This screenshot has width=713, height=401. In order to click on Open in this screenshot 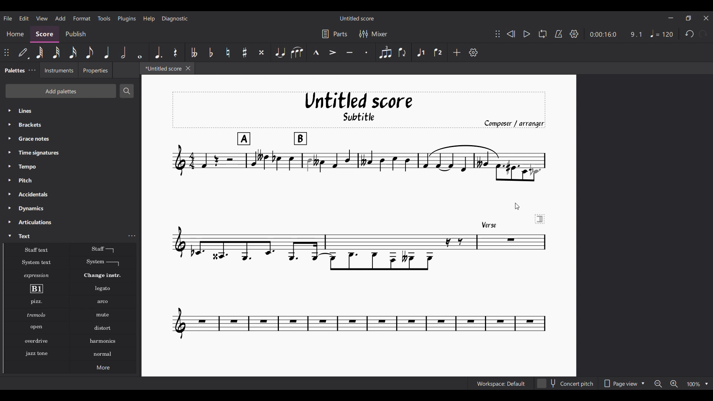, I will do `click(36, 327)`.